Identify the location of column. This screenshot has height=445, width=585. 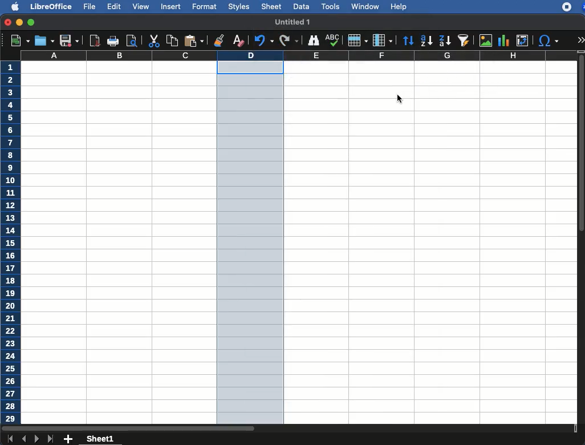
(299, 56).